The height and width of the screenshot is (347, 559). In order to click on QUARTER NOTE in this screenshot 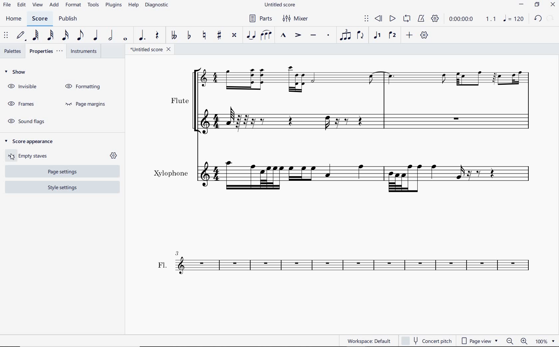, I will do `click(96, 35)`.